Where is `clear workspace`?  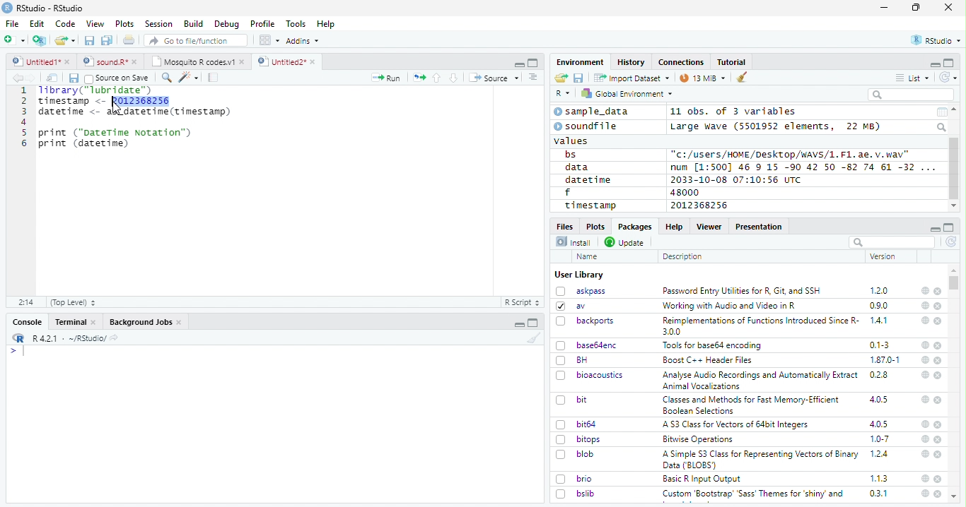 clear workspace is located at coordinates (531, 338).